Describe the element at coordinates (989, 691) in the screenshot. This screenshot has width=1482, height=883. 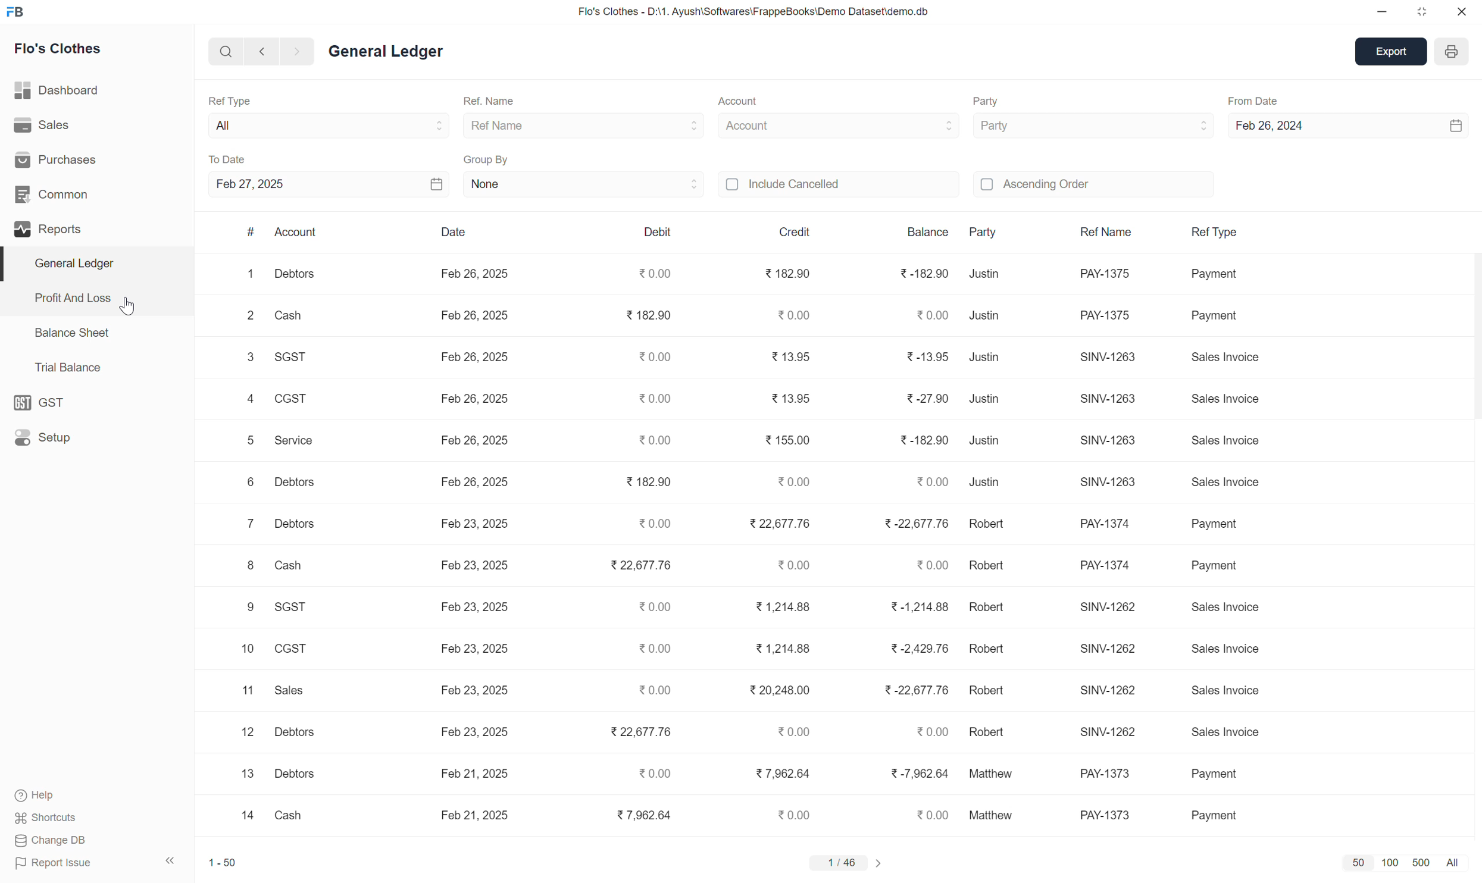
I see `Robert` at that location.